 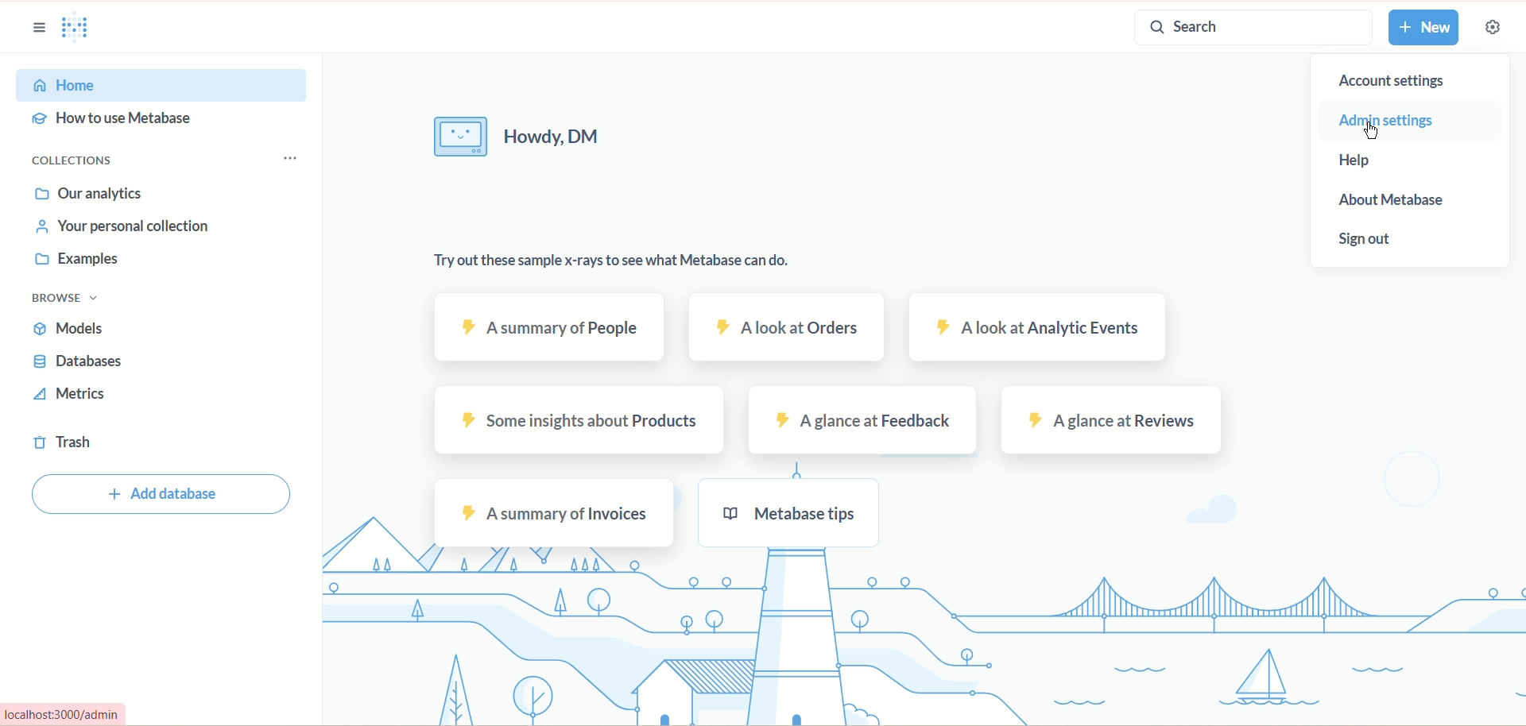 I want to click on databases, so click(x=83, y=361).